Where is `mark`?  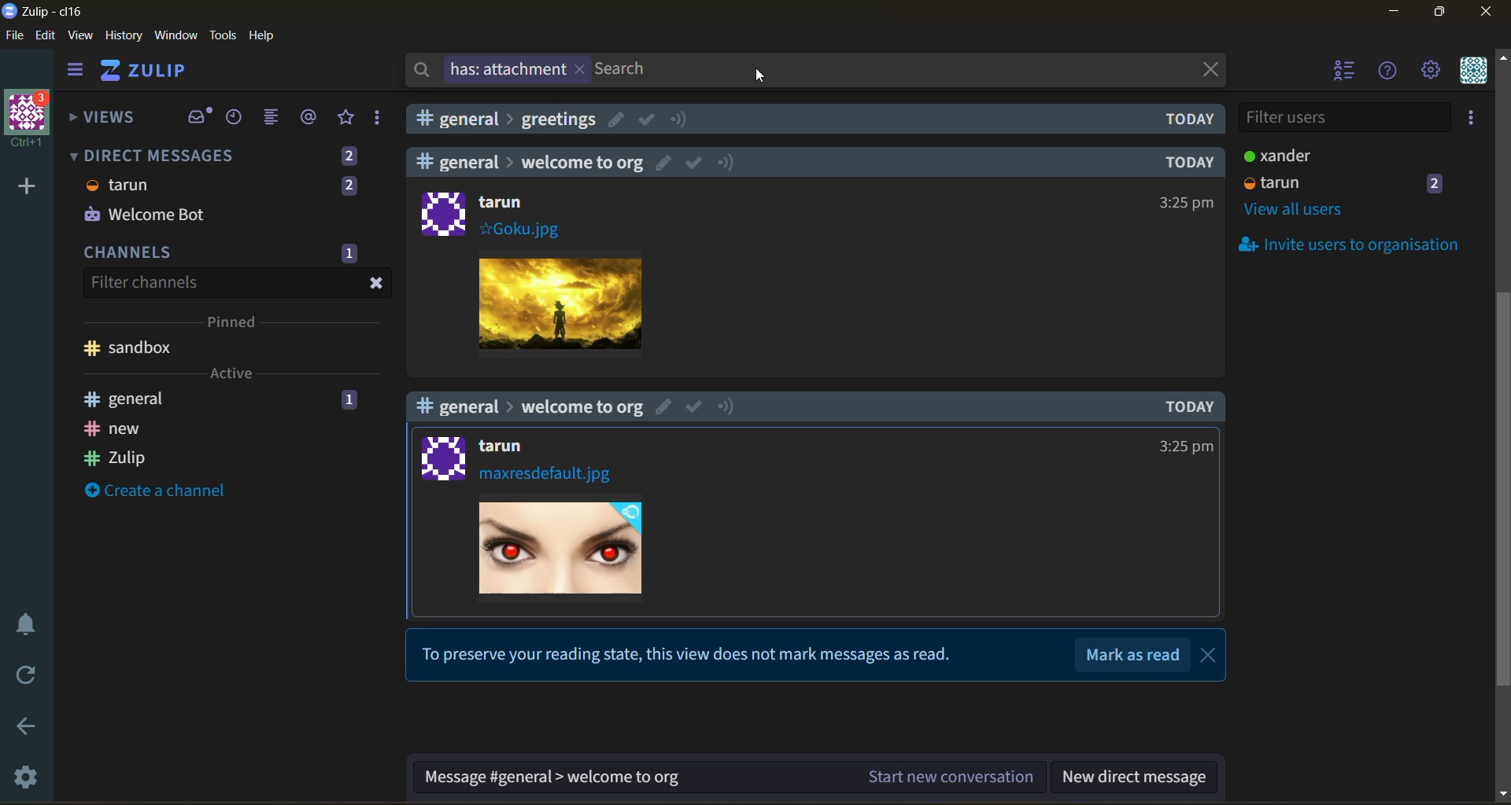 mark is located at coordinates (694, 405).